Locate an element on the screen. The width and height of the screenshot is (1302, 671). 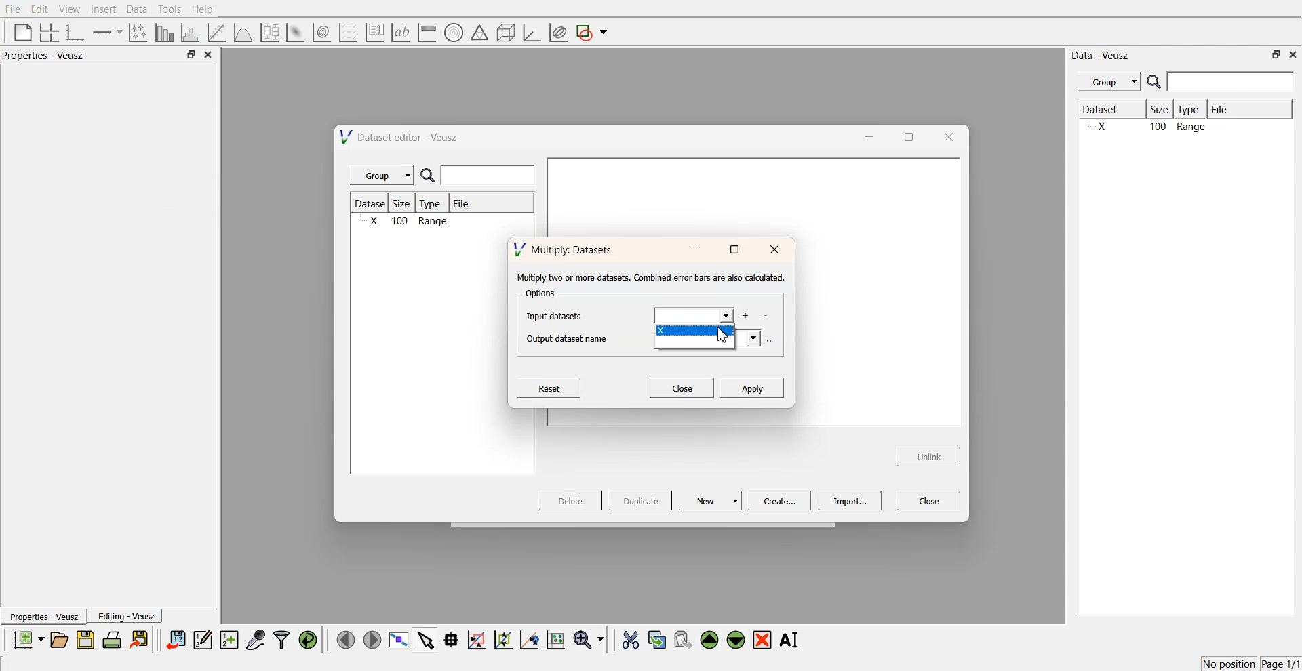
Apply is located at coordinates (752, 387).